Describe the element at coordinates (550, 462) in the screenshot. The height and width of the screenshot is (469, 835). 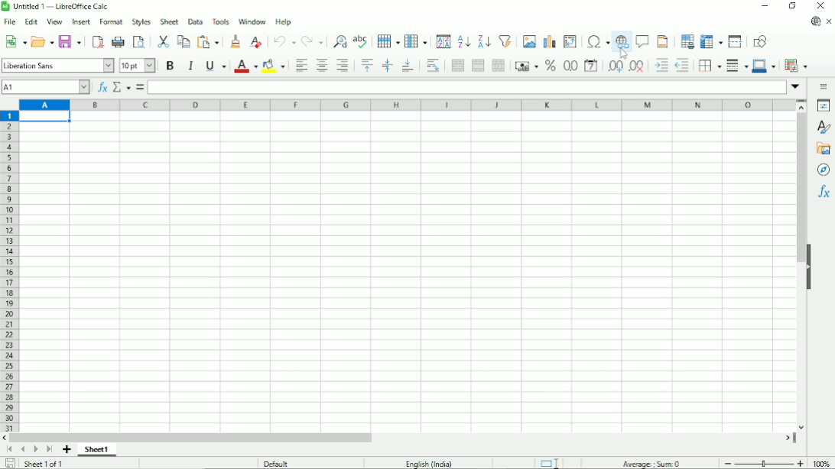
I see `Standard selection` at that location.